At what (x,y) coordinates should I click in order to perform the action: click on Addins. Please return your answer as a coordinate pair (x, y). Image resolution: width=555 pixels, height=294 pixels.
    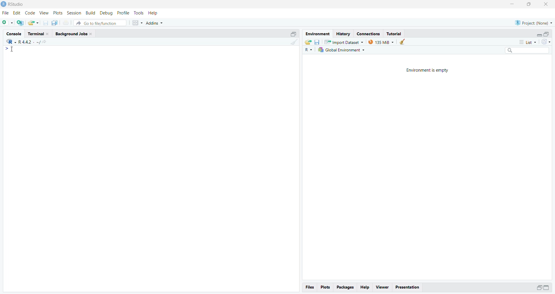
    Looking at the image, I should click on (156, 22).